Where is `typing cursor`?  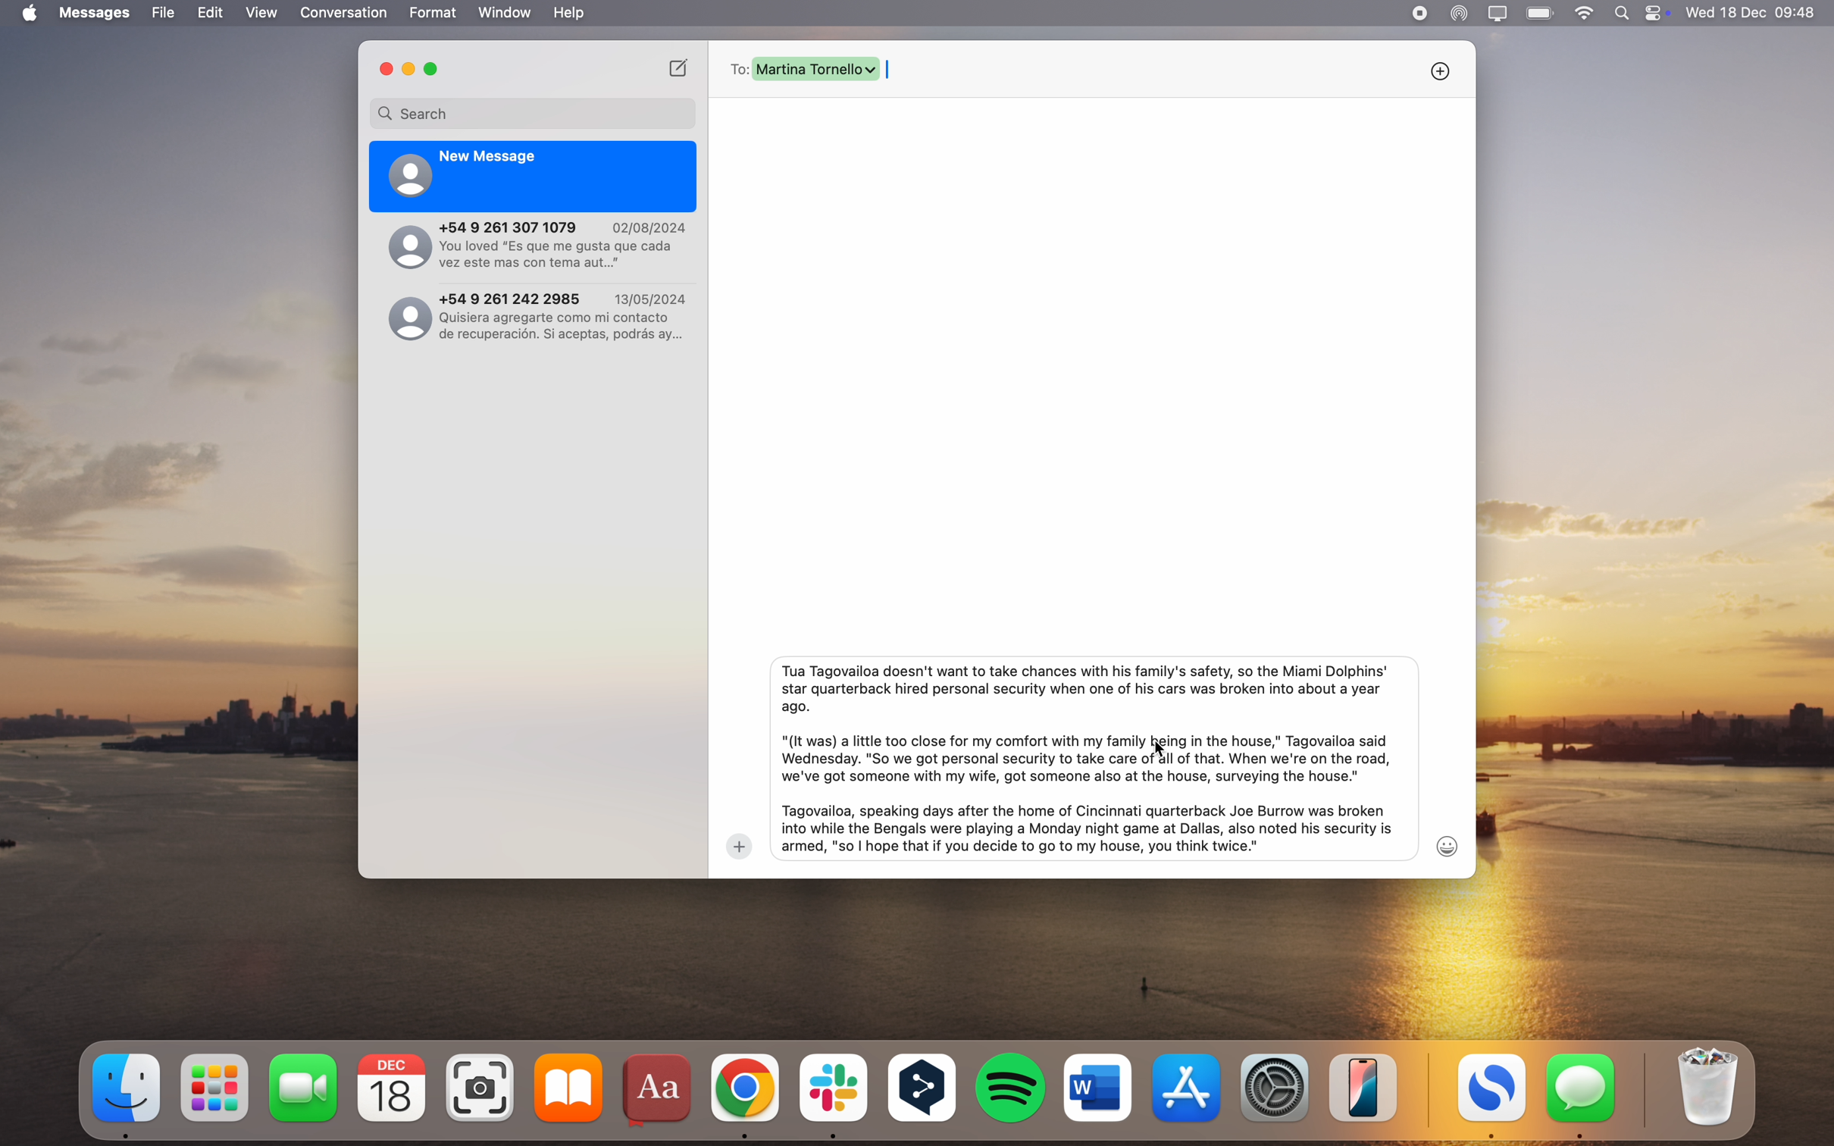 typing cursor is located at coordinates (896, 73).